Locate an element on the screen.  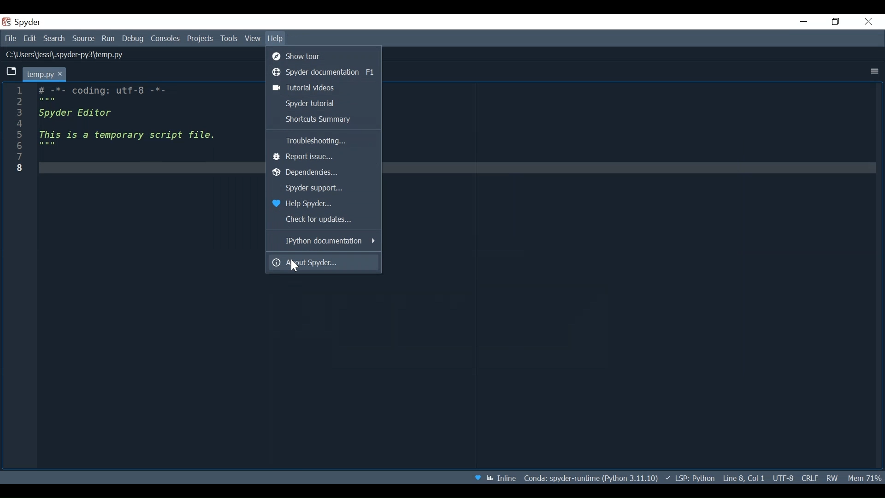
Check For Updates is located at coordinates (322, 220).